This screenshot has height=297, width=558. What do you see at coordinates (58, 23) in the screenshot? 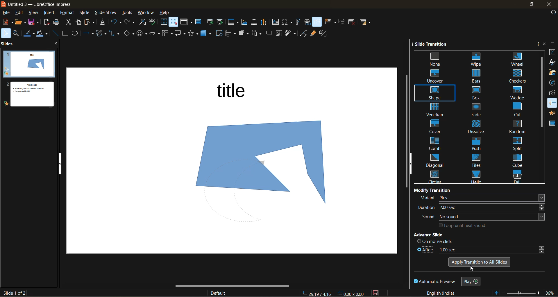
I see `print` at bounding box center [58, 23].